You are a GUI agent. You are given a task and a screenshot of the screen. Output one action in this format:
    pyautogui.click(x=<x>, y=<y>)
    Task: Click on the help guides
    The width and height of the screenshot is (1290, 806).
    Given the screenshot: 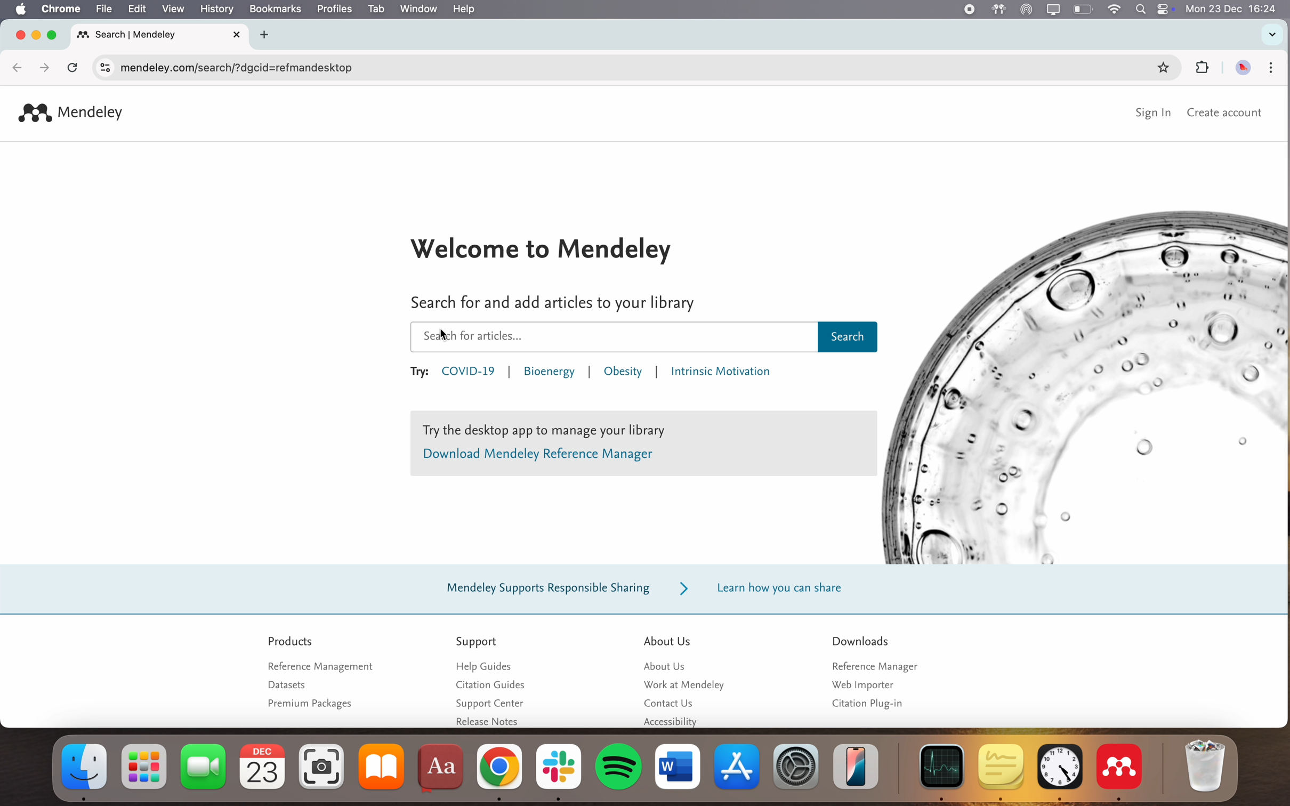 What is the action you would take?
    pyautogui.click(x=489, y=667)
    